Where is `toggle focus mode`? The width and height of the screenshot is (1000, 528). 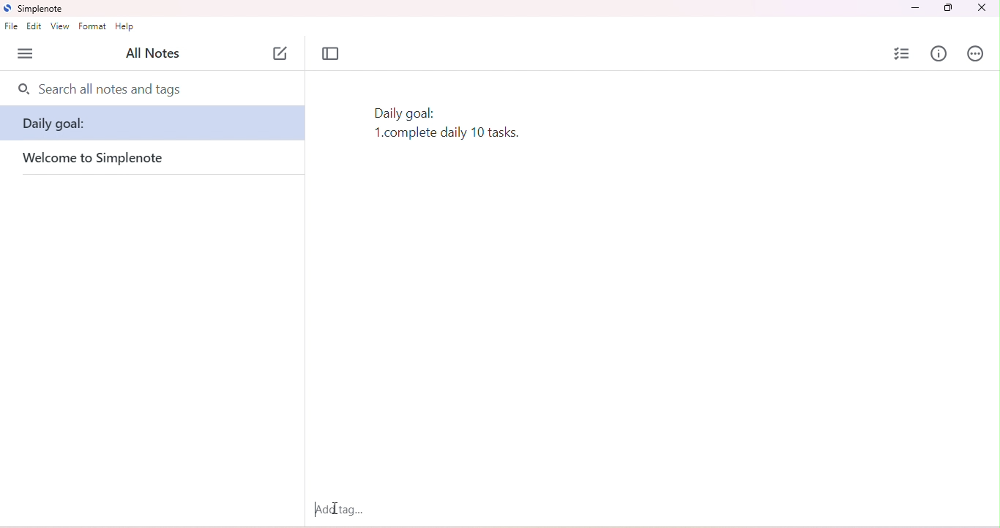 toggle focus mode is located at coordinates (332, 54).